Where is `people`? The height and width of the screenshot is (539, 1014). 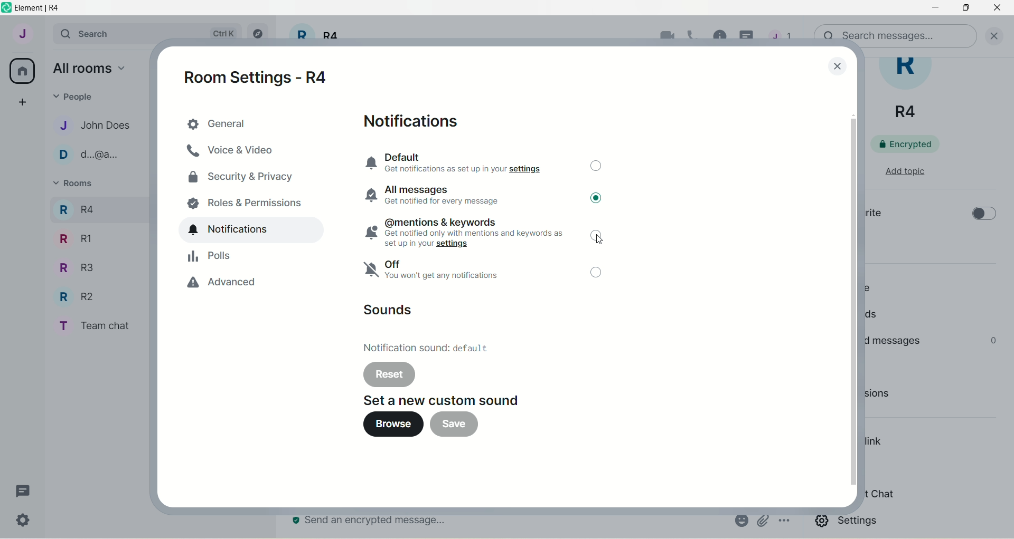 people is located at coordinates (870, 287).